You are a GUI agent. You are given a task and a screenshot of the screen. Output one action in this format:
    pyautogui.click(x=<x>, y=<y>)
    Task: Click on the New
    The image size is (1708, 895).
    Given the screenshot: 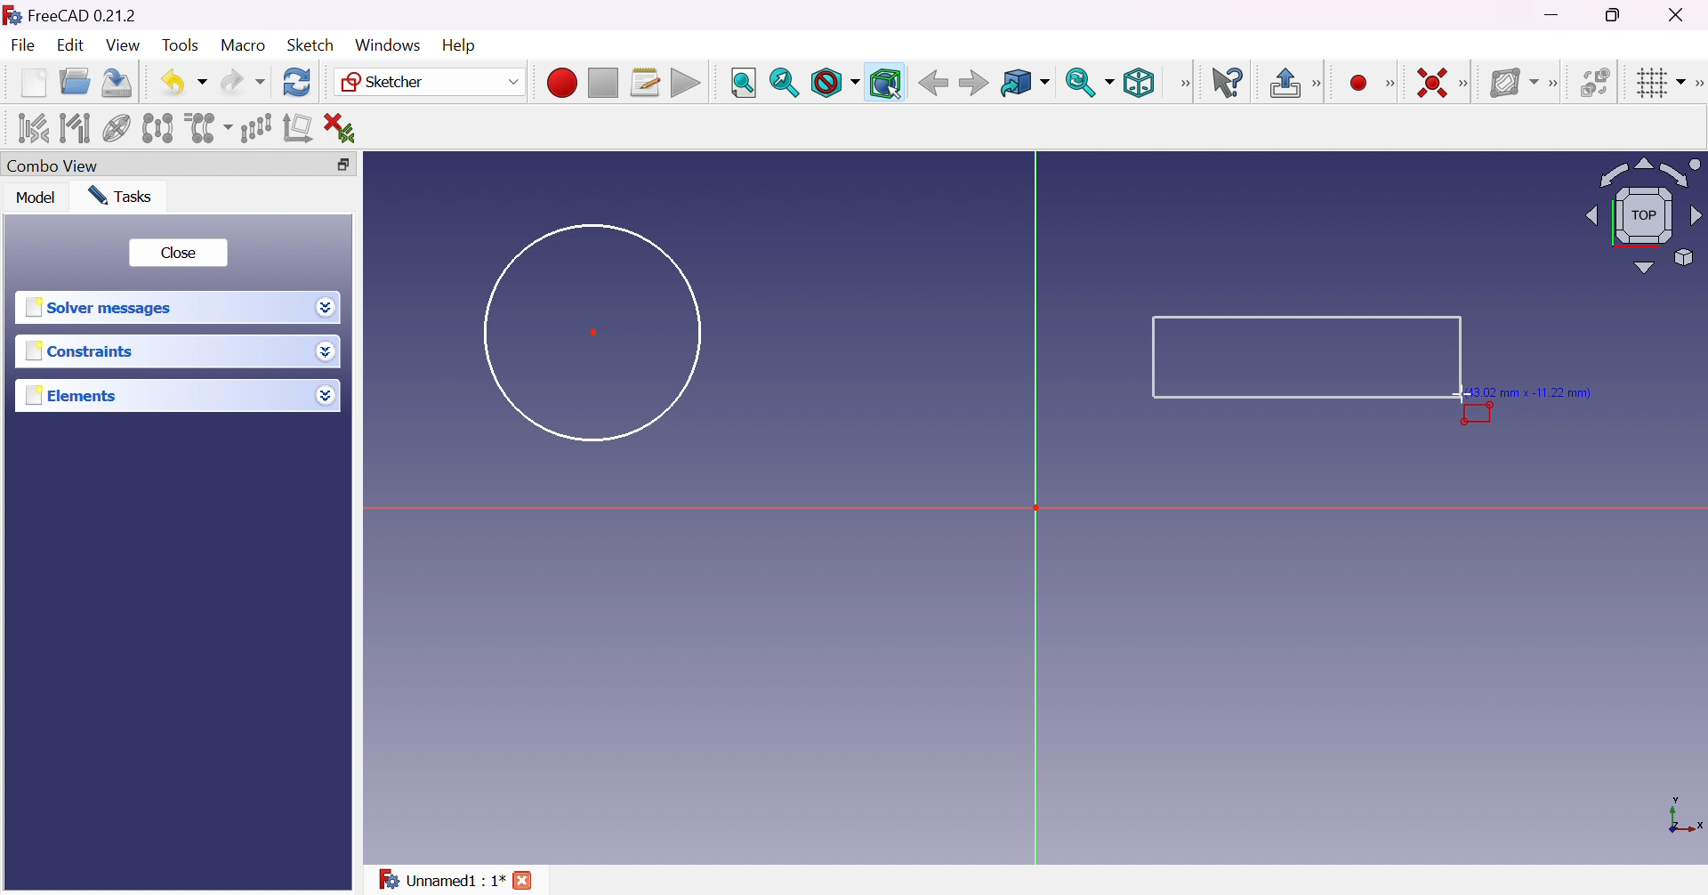 What is the action you would take?
    pyautogui.click(x=34, y=82)
    